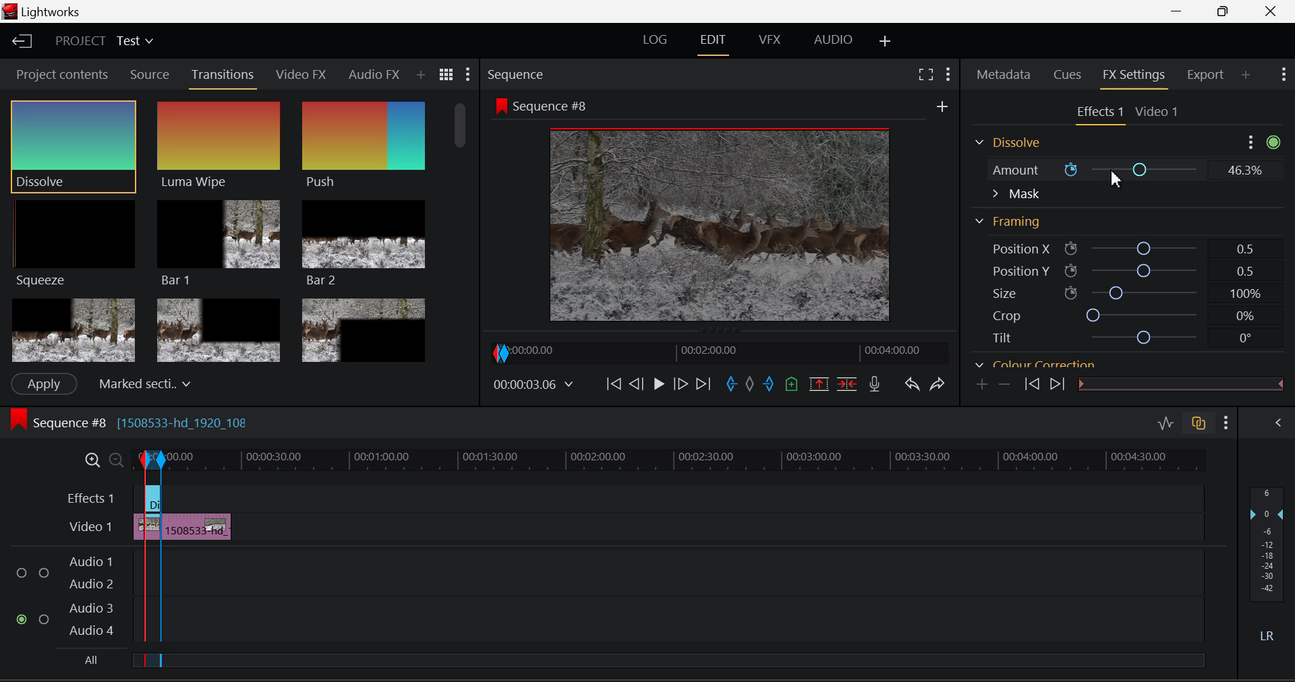 This screenshot has width=1295, height=682. Describe the element at coordinates (830, 42) in the screenshot. I see `Audio Layout` at that location.